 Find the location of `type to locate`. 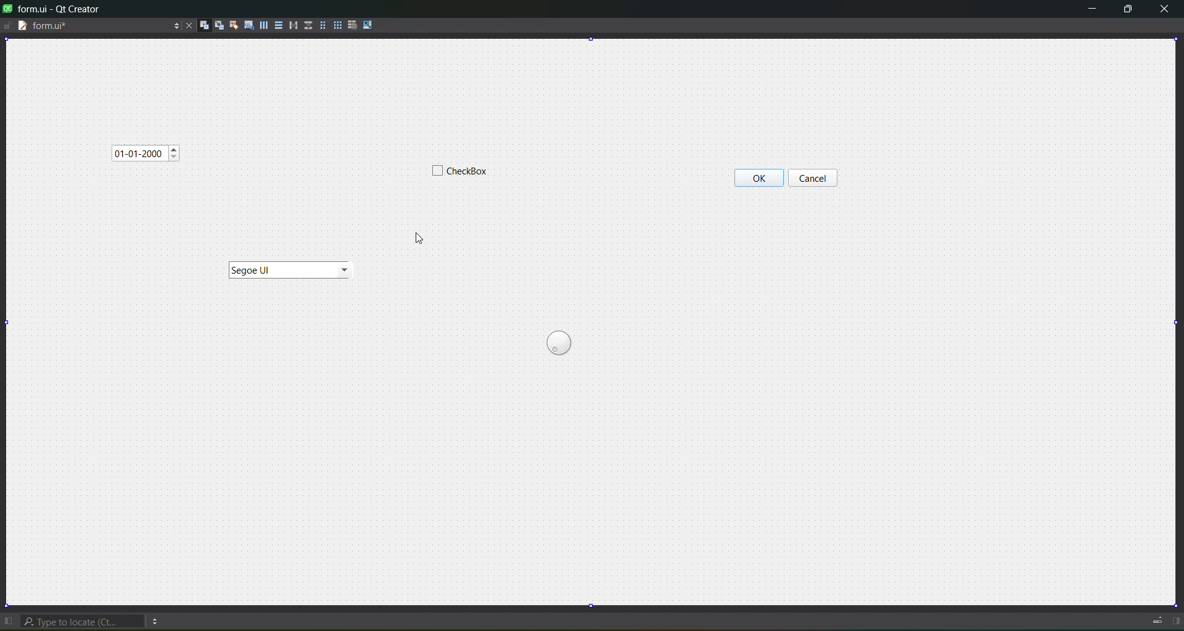

type to locate is located at coordinates (84, 619).